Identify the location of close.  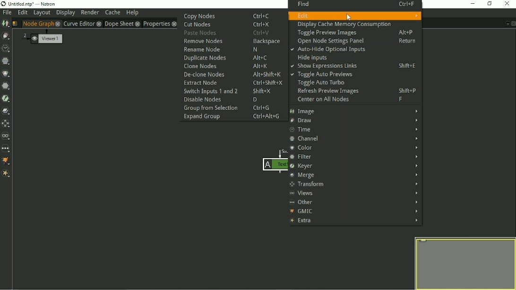
(138, 24).